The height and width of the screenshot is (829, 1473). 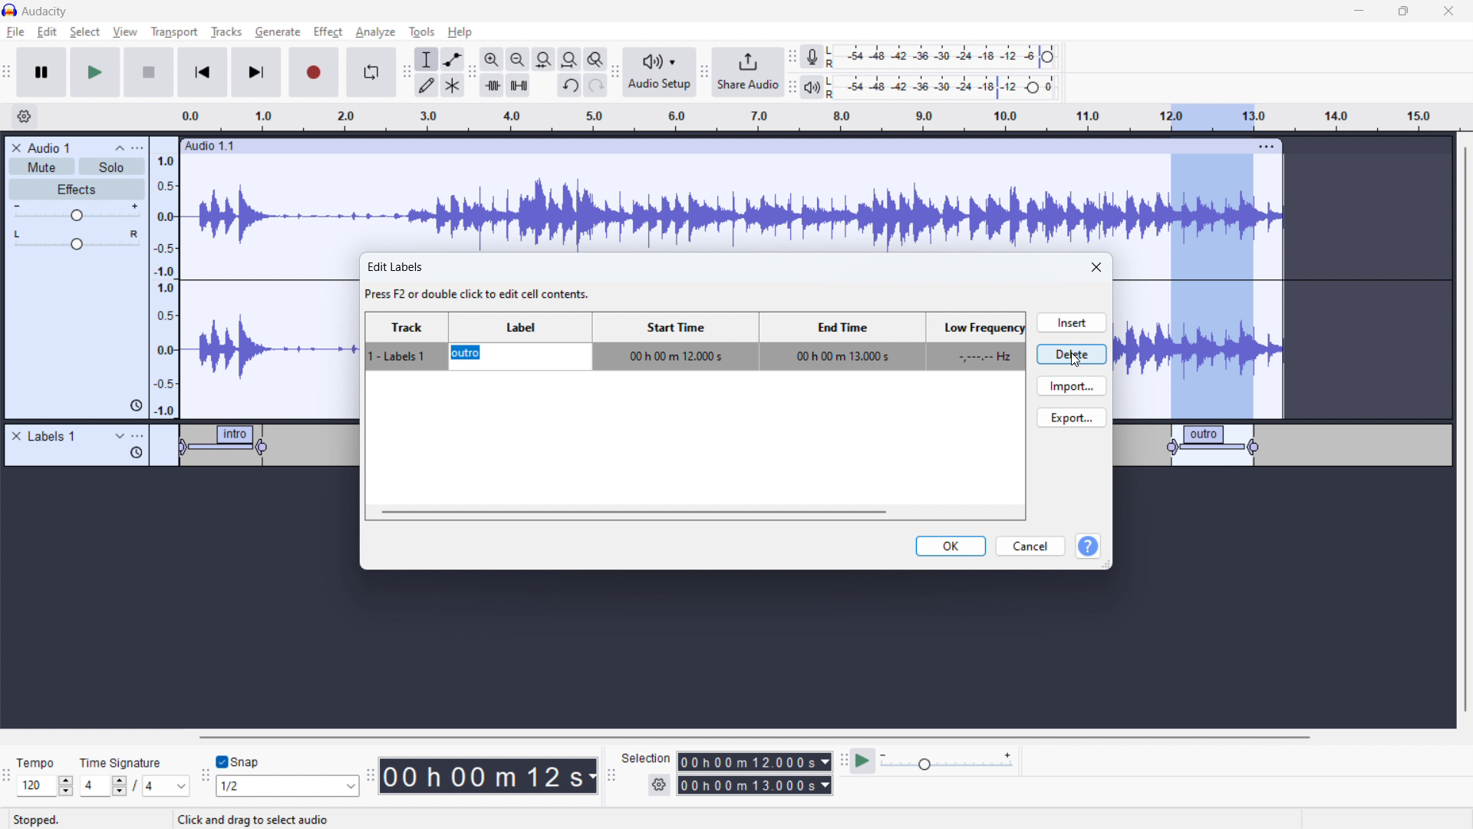 What do you see at coordinates (16, 32) in the screenshot?
I see `file` at bounding box center [16, 32].